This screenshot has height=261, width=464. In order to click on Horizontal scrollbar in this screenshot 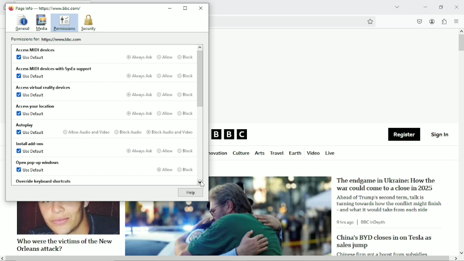, I will do `click(228, 259)`.